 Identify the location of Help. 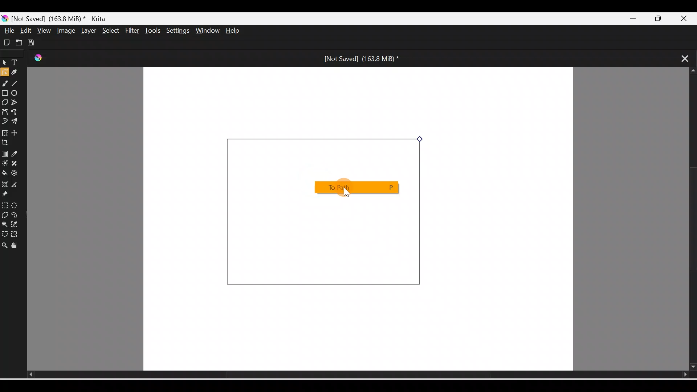
(239, 31).